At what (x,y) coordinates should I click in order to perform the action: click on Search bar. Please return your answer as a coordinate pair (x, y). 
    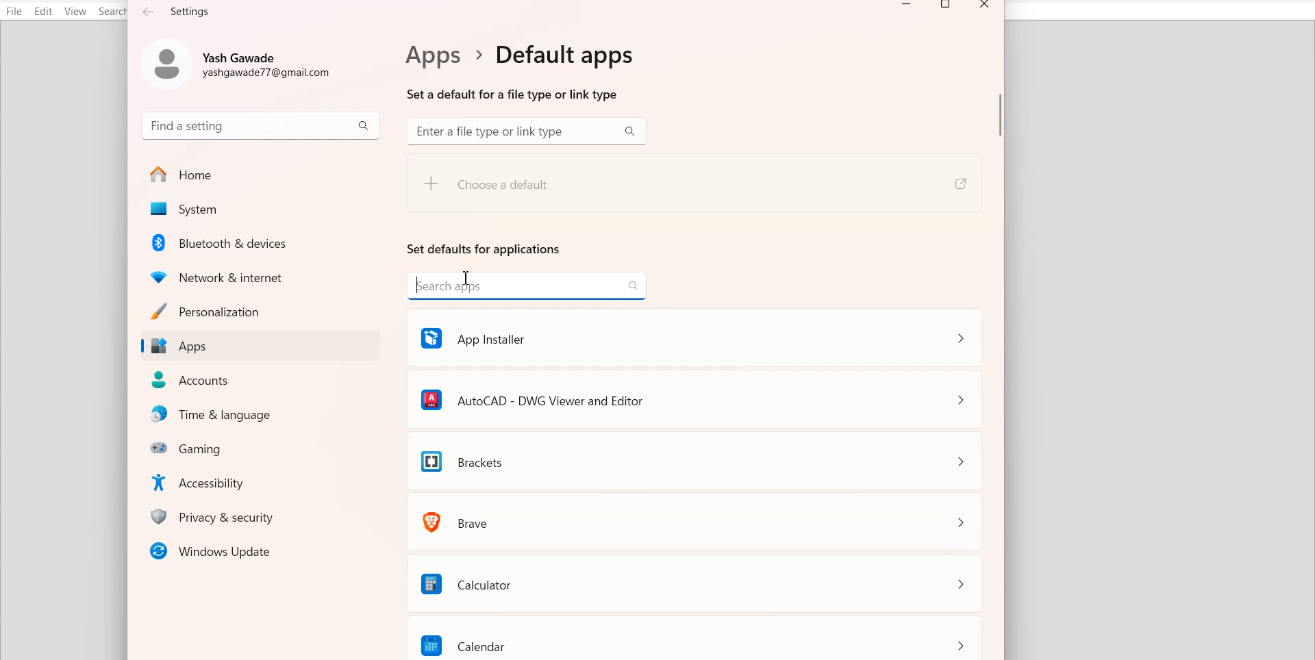
    Looking at the image, I should click on (261, 125).